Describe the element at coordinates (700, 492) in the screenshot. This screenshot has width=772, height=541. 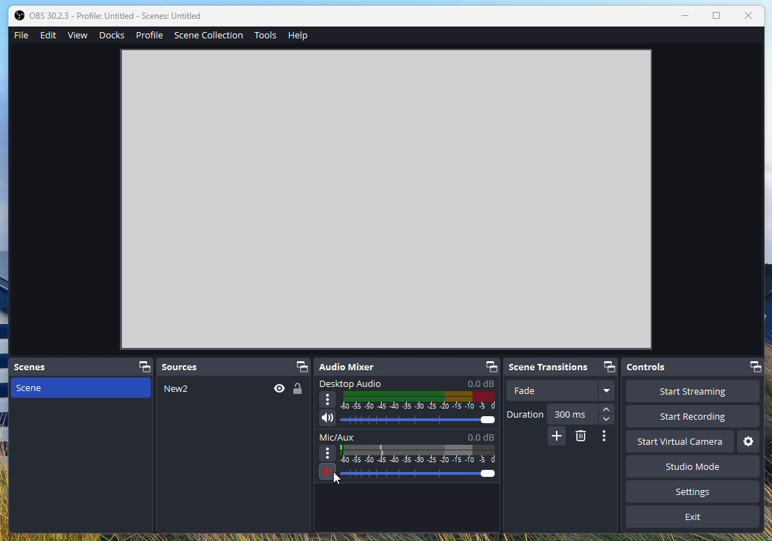
I see `Settinhs` at that location.